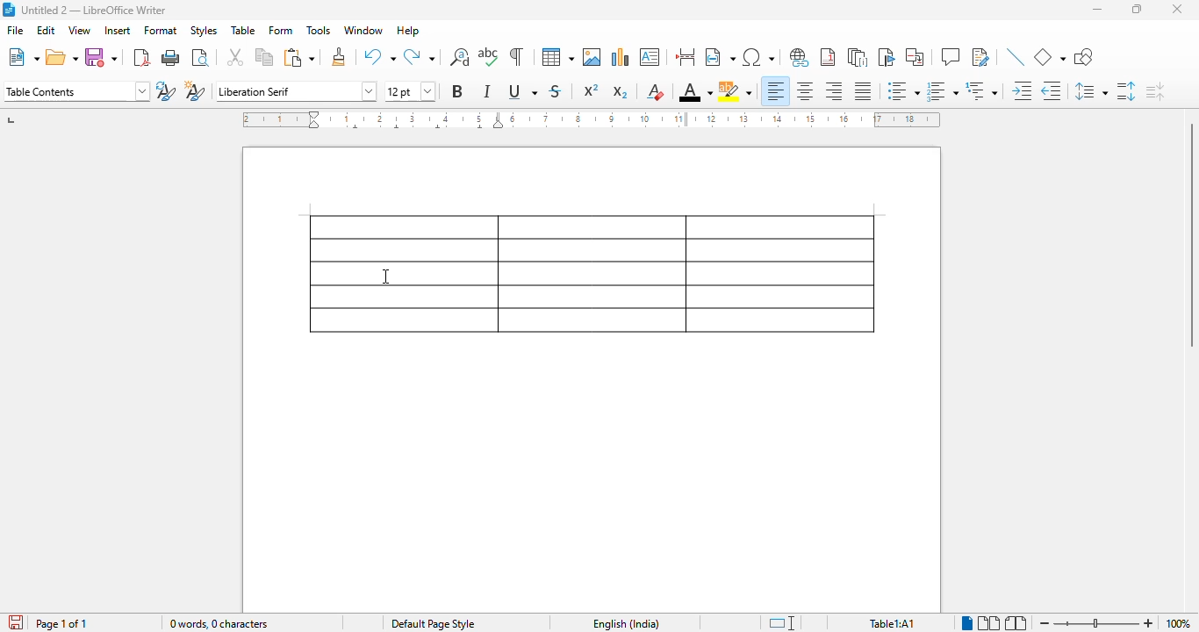  What do you see at coordinates (460, 56) in the screenshot?
I see `find and replace` at bounding box center [460, 56].